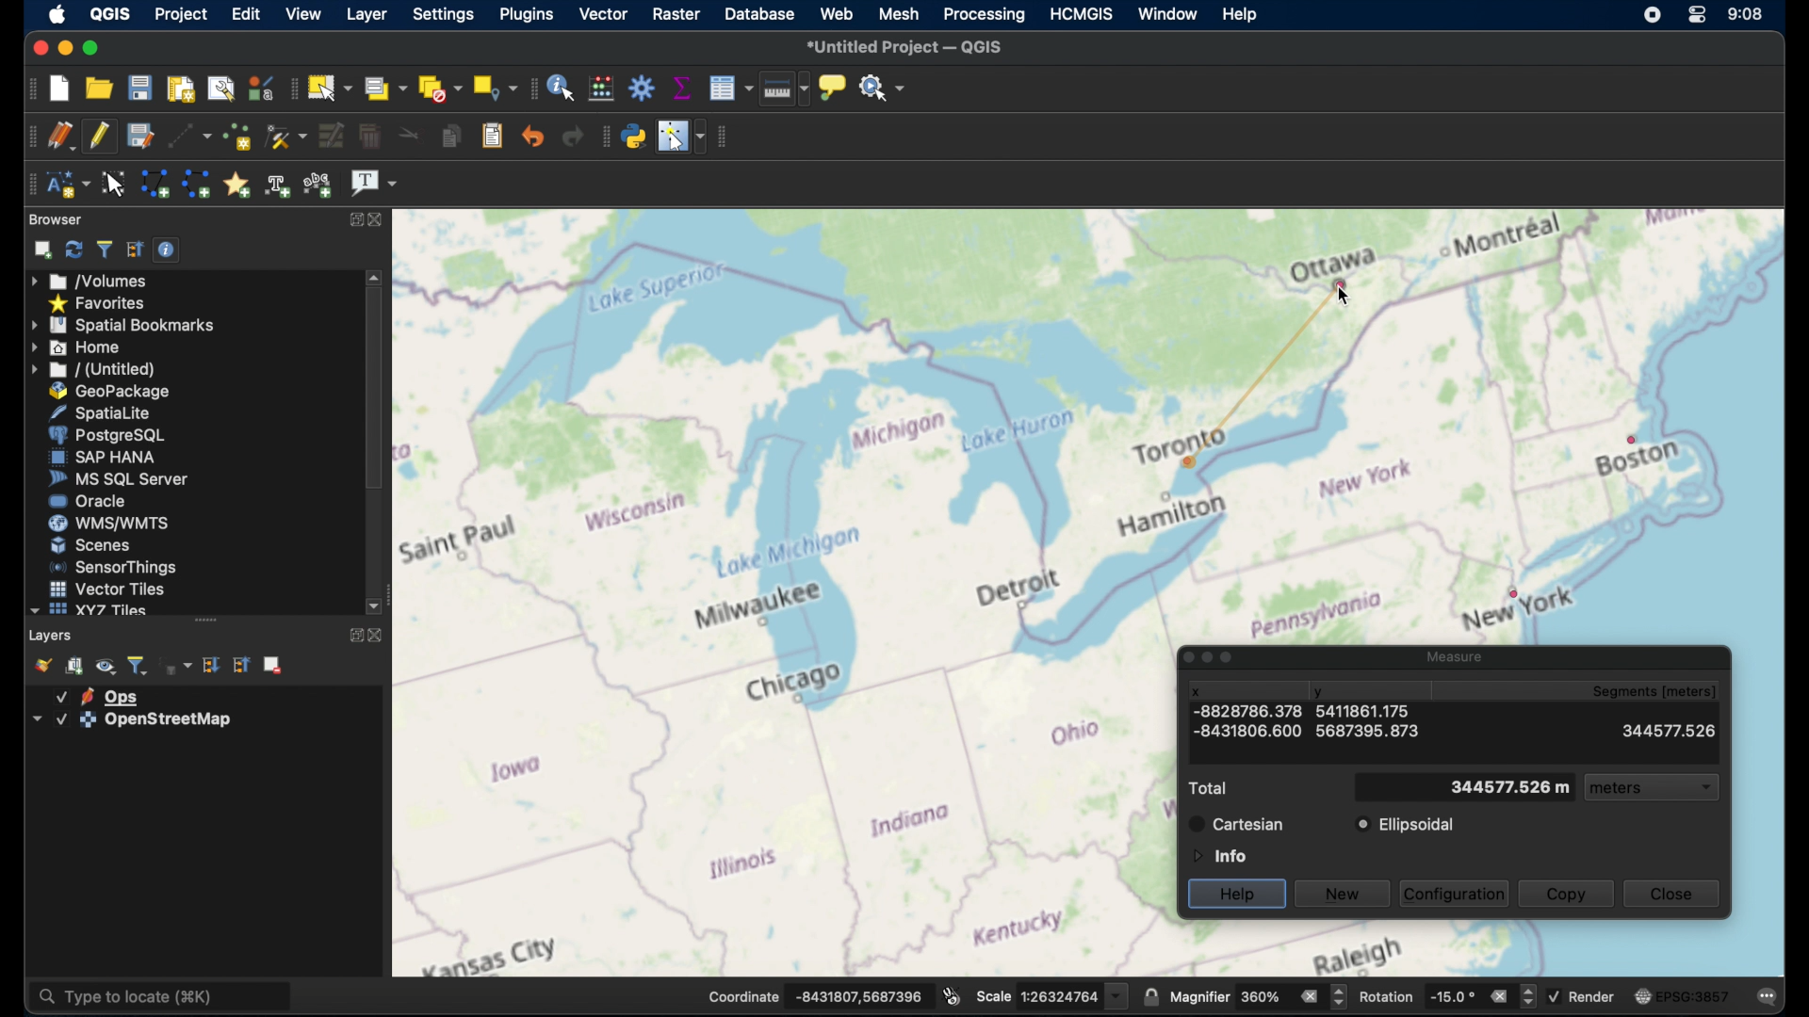  What do you see at coordinates (286, 137) in the screenshot?
I see `vertex tool` at bounding box center [286, 137].